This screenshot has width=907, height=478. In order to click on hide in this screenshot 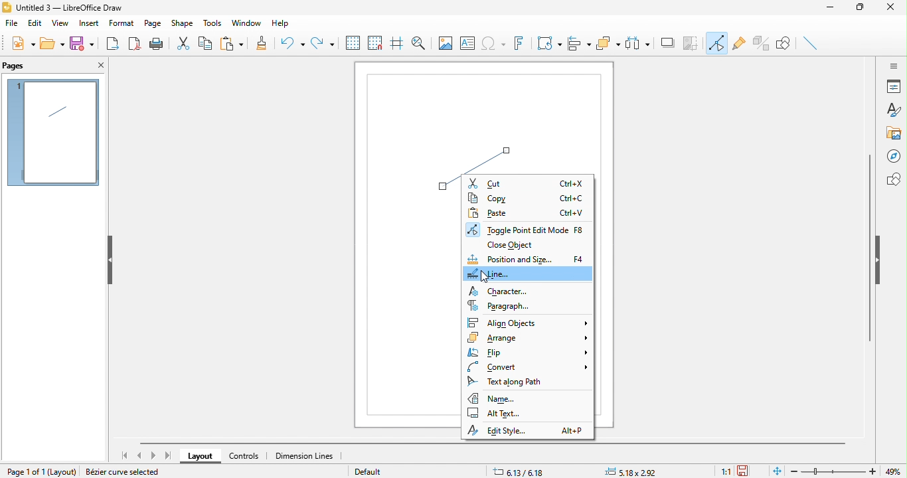, I will do `click(880, 260)`.